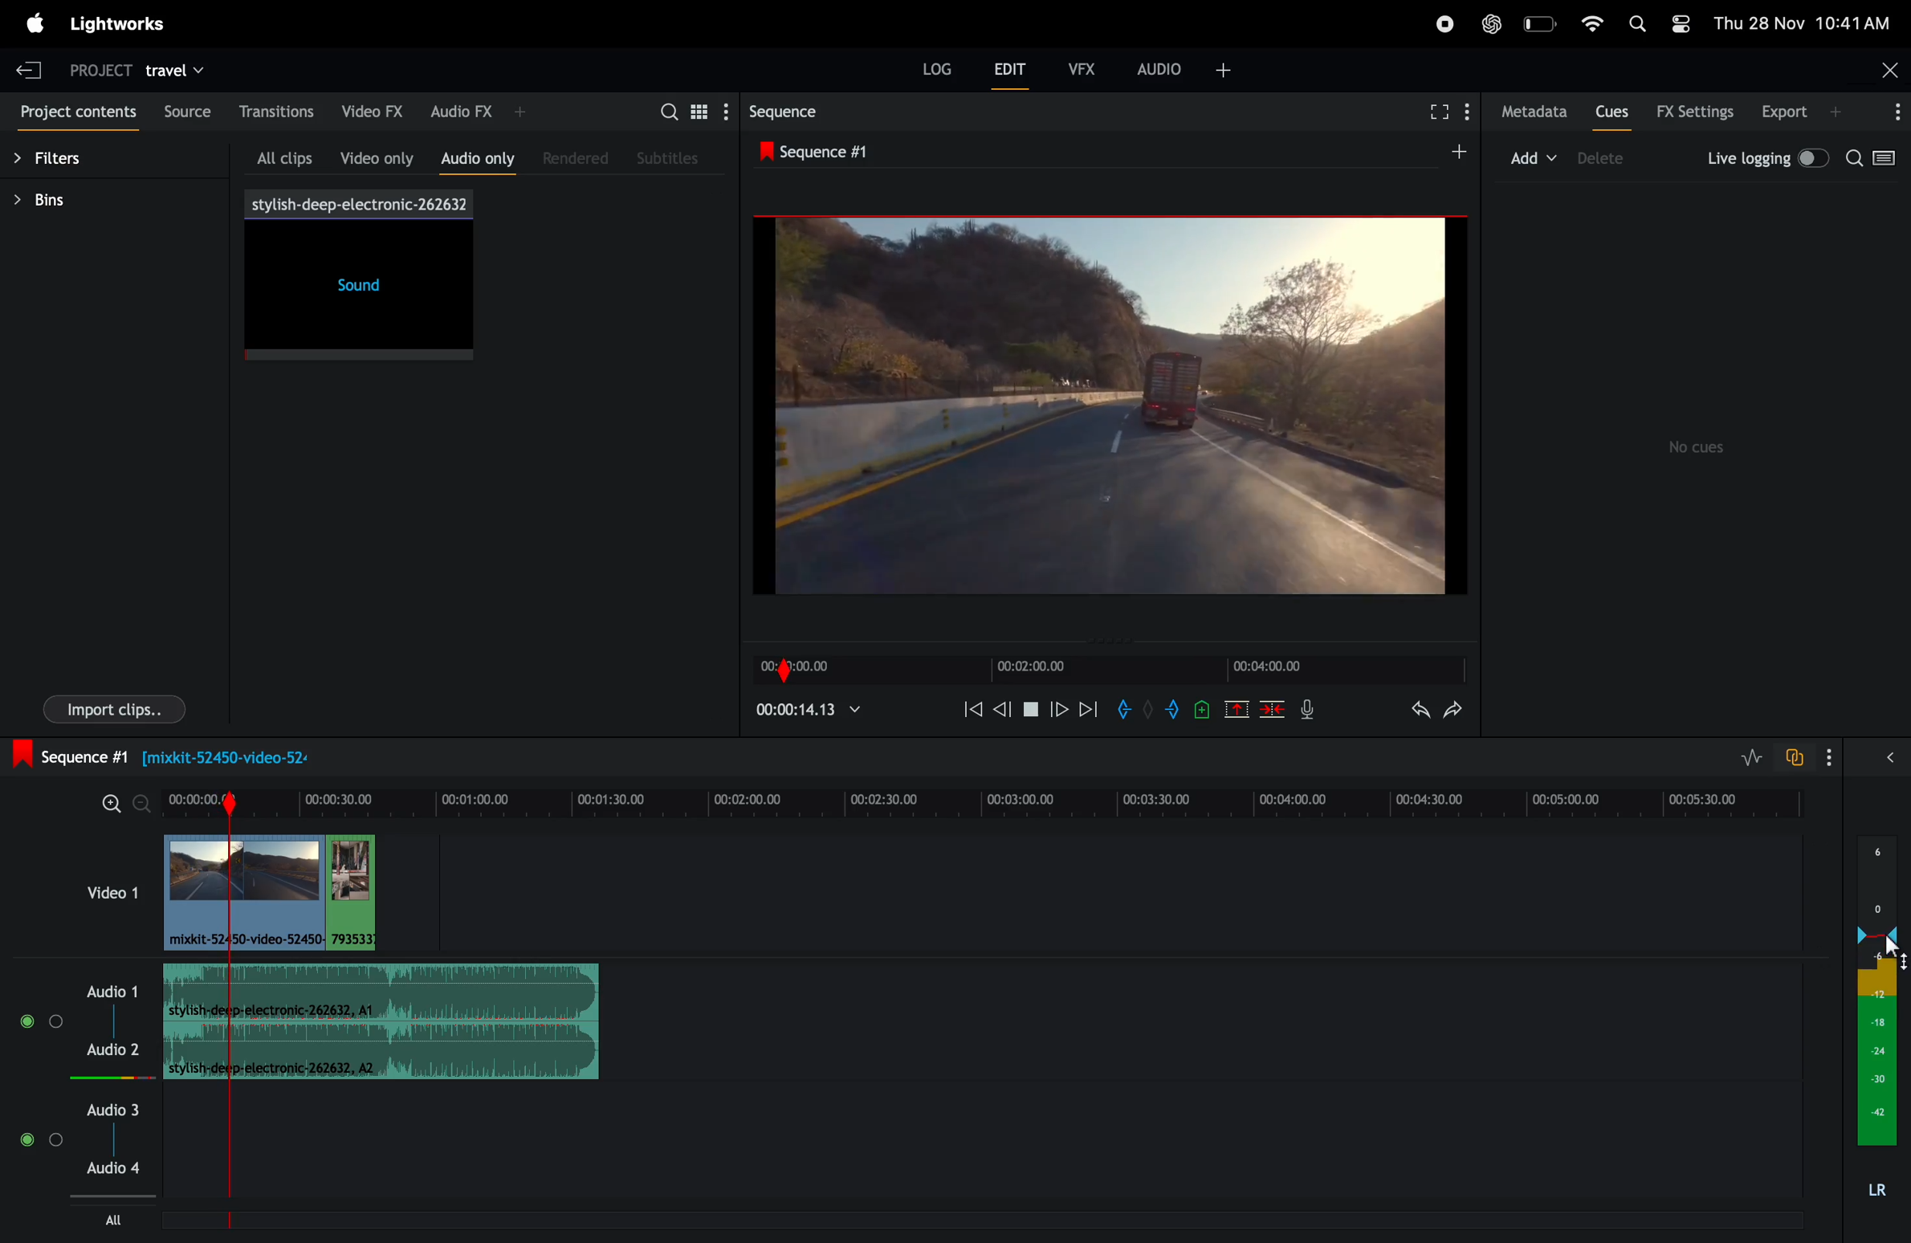 The image size is (1911, 1243). What do you see at coordinates (1440, 22) in the screenshot?
I see `record` at bounding box center [1440, 22].